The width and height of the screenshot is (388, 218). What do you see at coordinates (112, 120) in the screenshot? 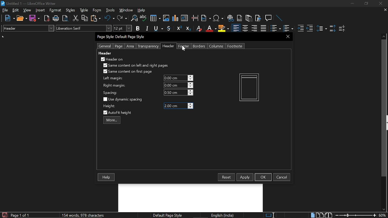
I see `more` at bounding box center [112, 120].